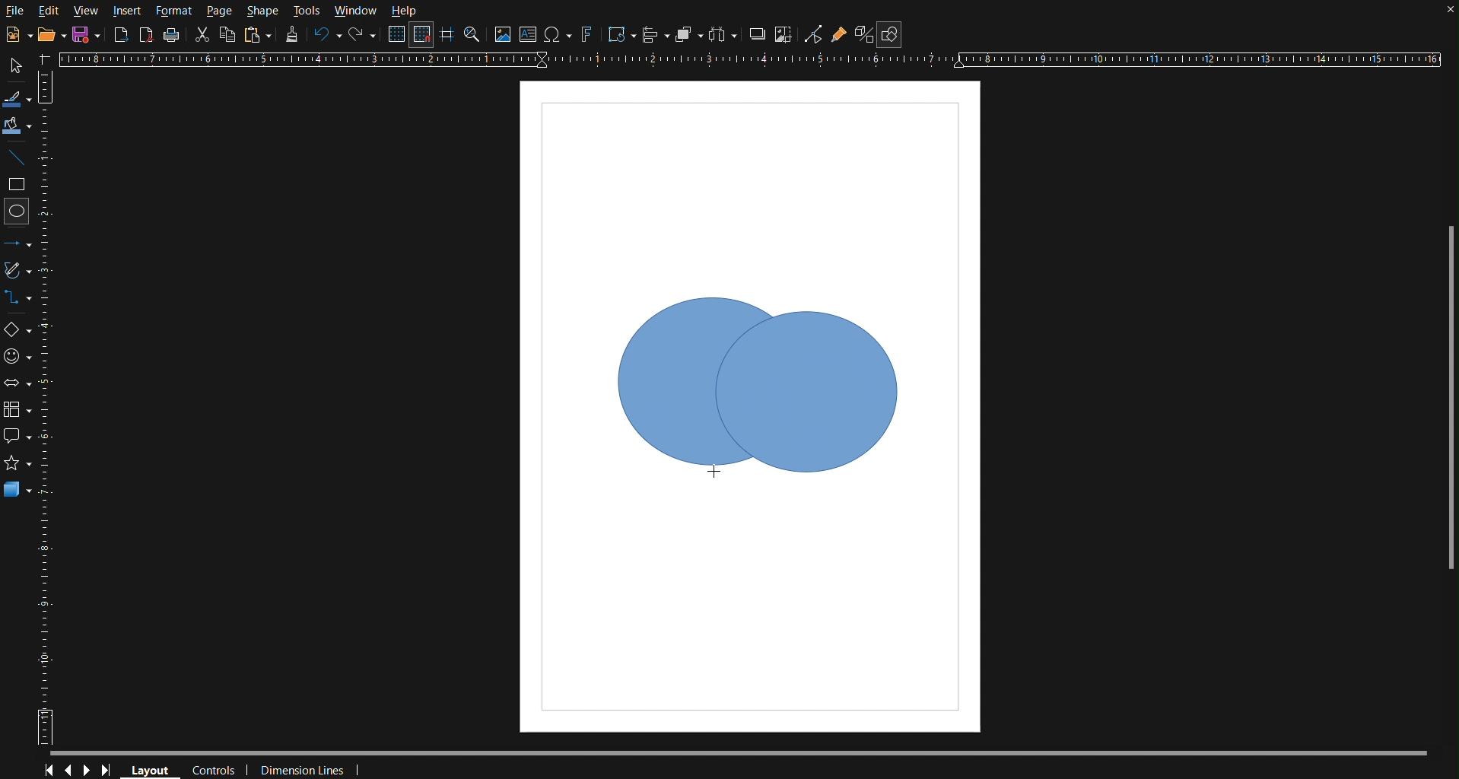 Image resolution: width=1459 pixels, height=779 pixels. Describe the element at coordinates (1445, 13) in the screenshot. I see `close` at that location.